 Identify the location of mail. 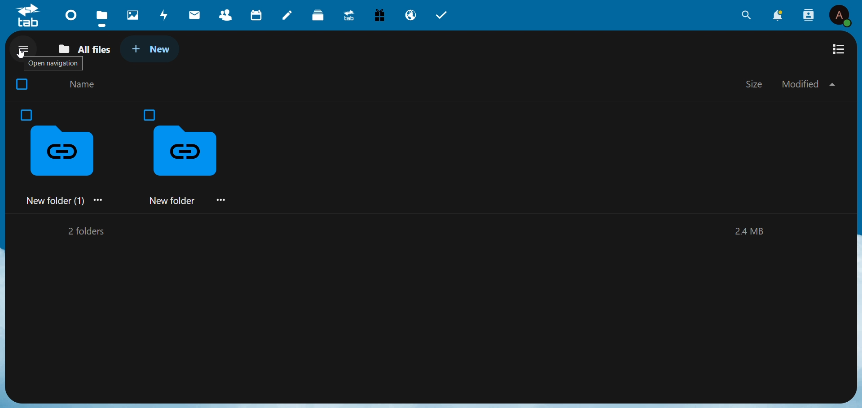
(195, 14).